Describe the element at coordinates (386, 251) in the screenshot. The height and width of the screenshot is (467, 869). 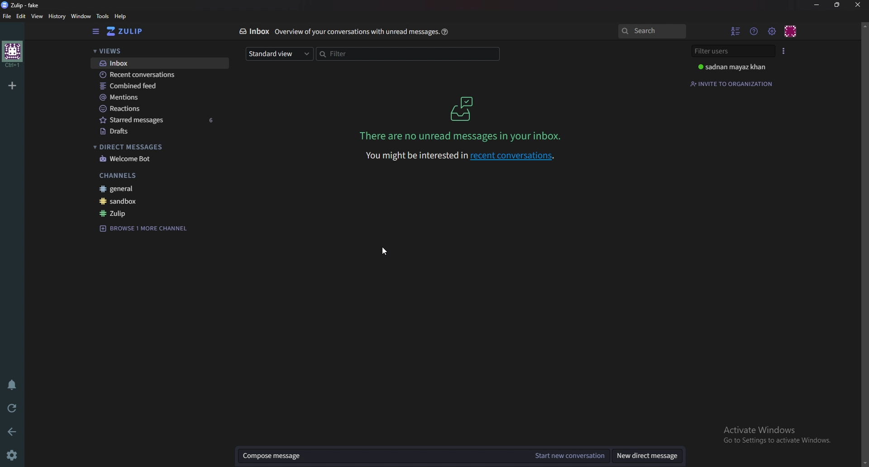
I see `cursor` at that location.